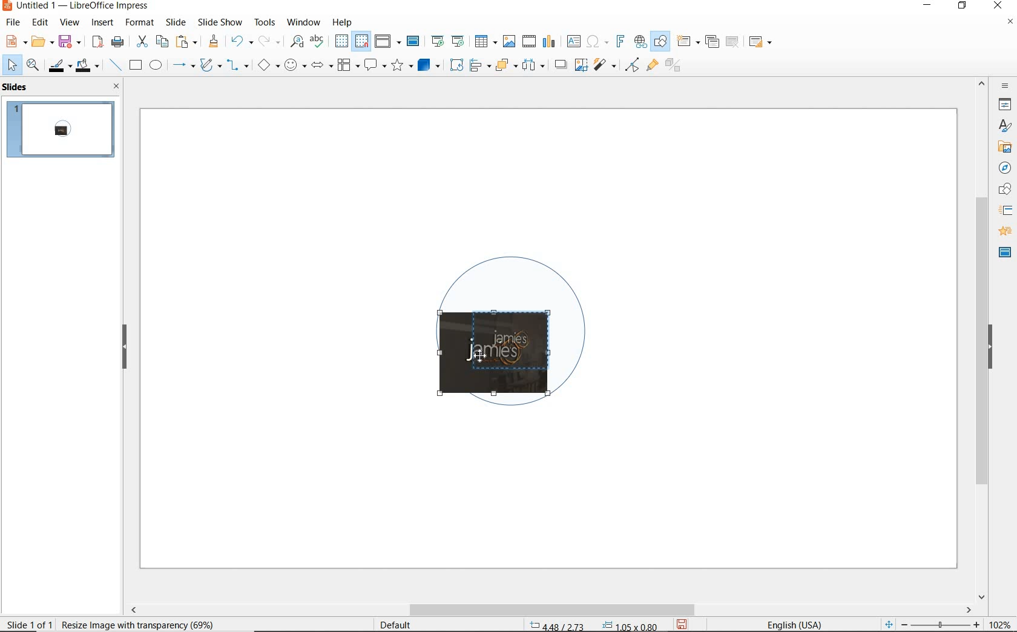 This screenshot has height=632, width=1017. What do you see at coordinates (113, 86) in the screenshot?
I see `close` at bounding box center [113, 86].